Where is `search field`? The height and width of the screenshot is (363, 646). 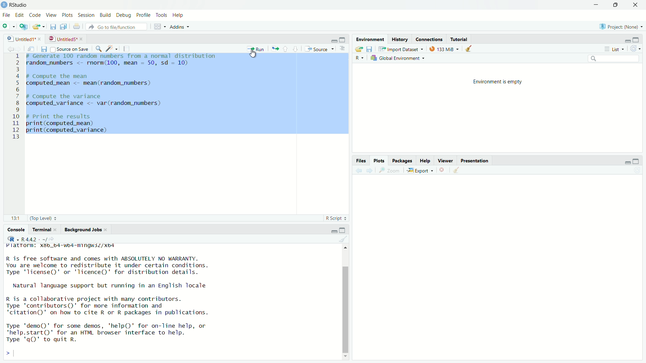 search field is located at coordinates (614, 59).